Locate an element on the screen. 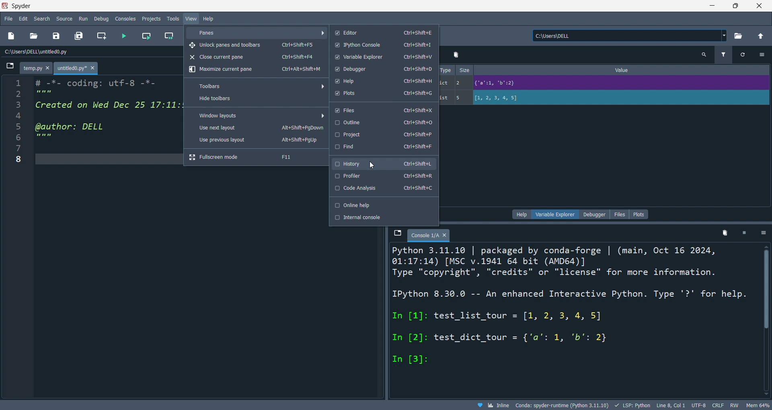 This screenshot has width=772, height=410. options is located at coordinates (764, 234).